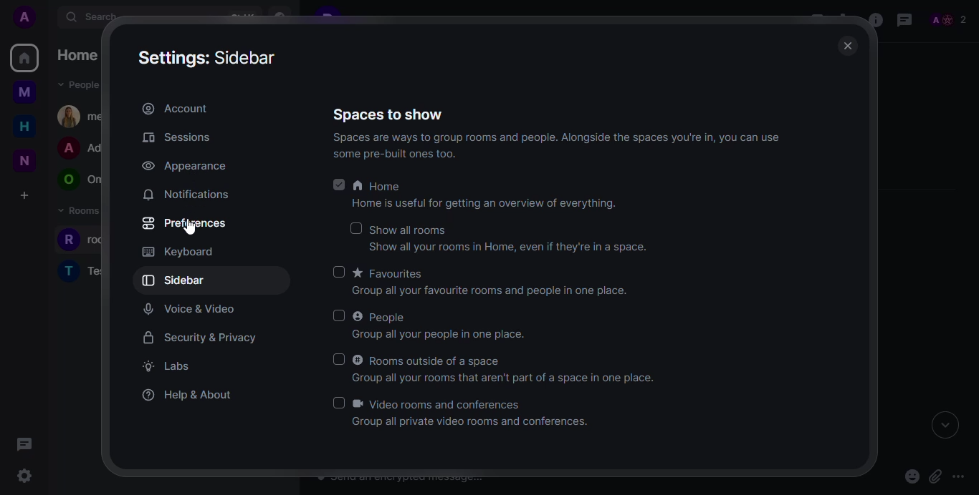 The image size is (979, 495). I want to click on home, so click(81, 55).